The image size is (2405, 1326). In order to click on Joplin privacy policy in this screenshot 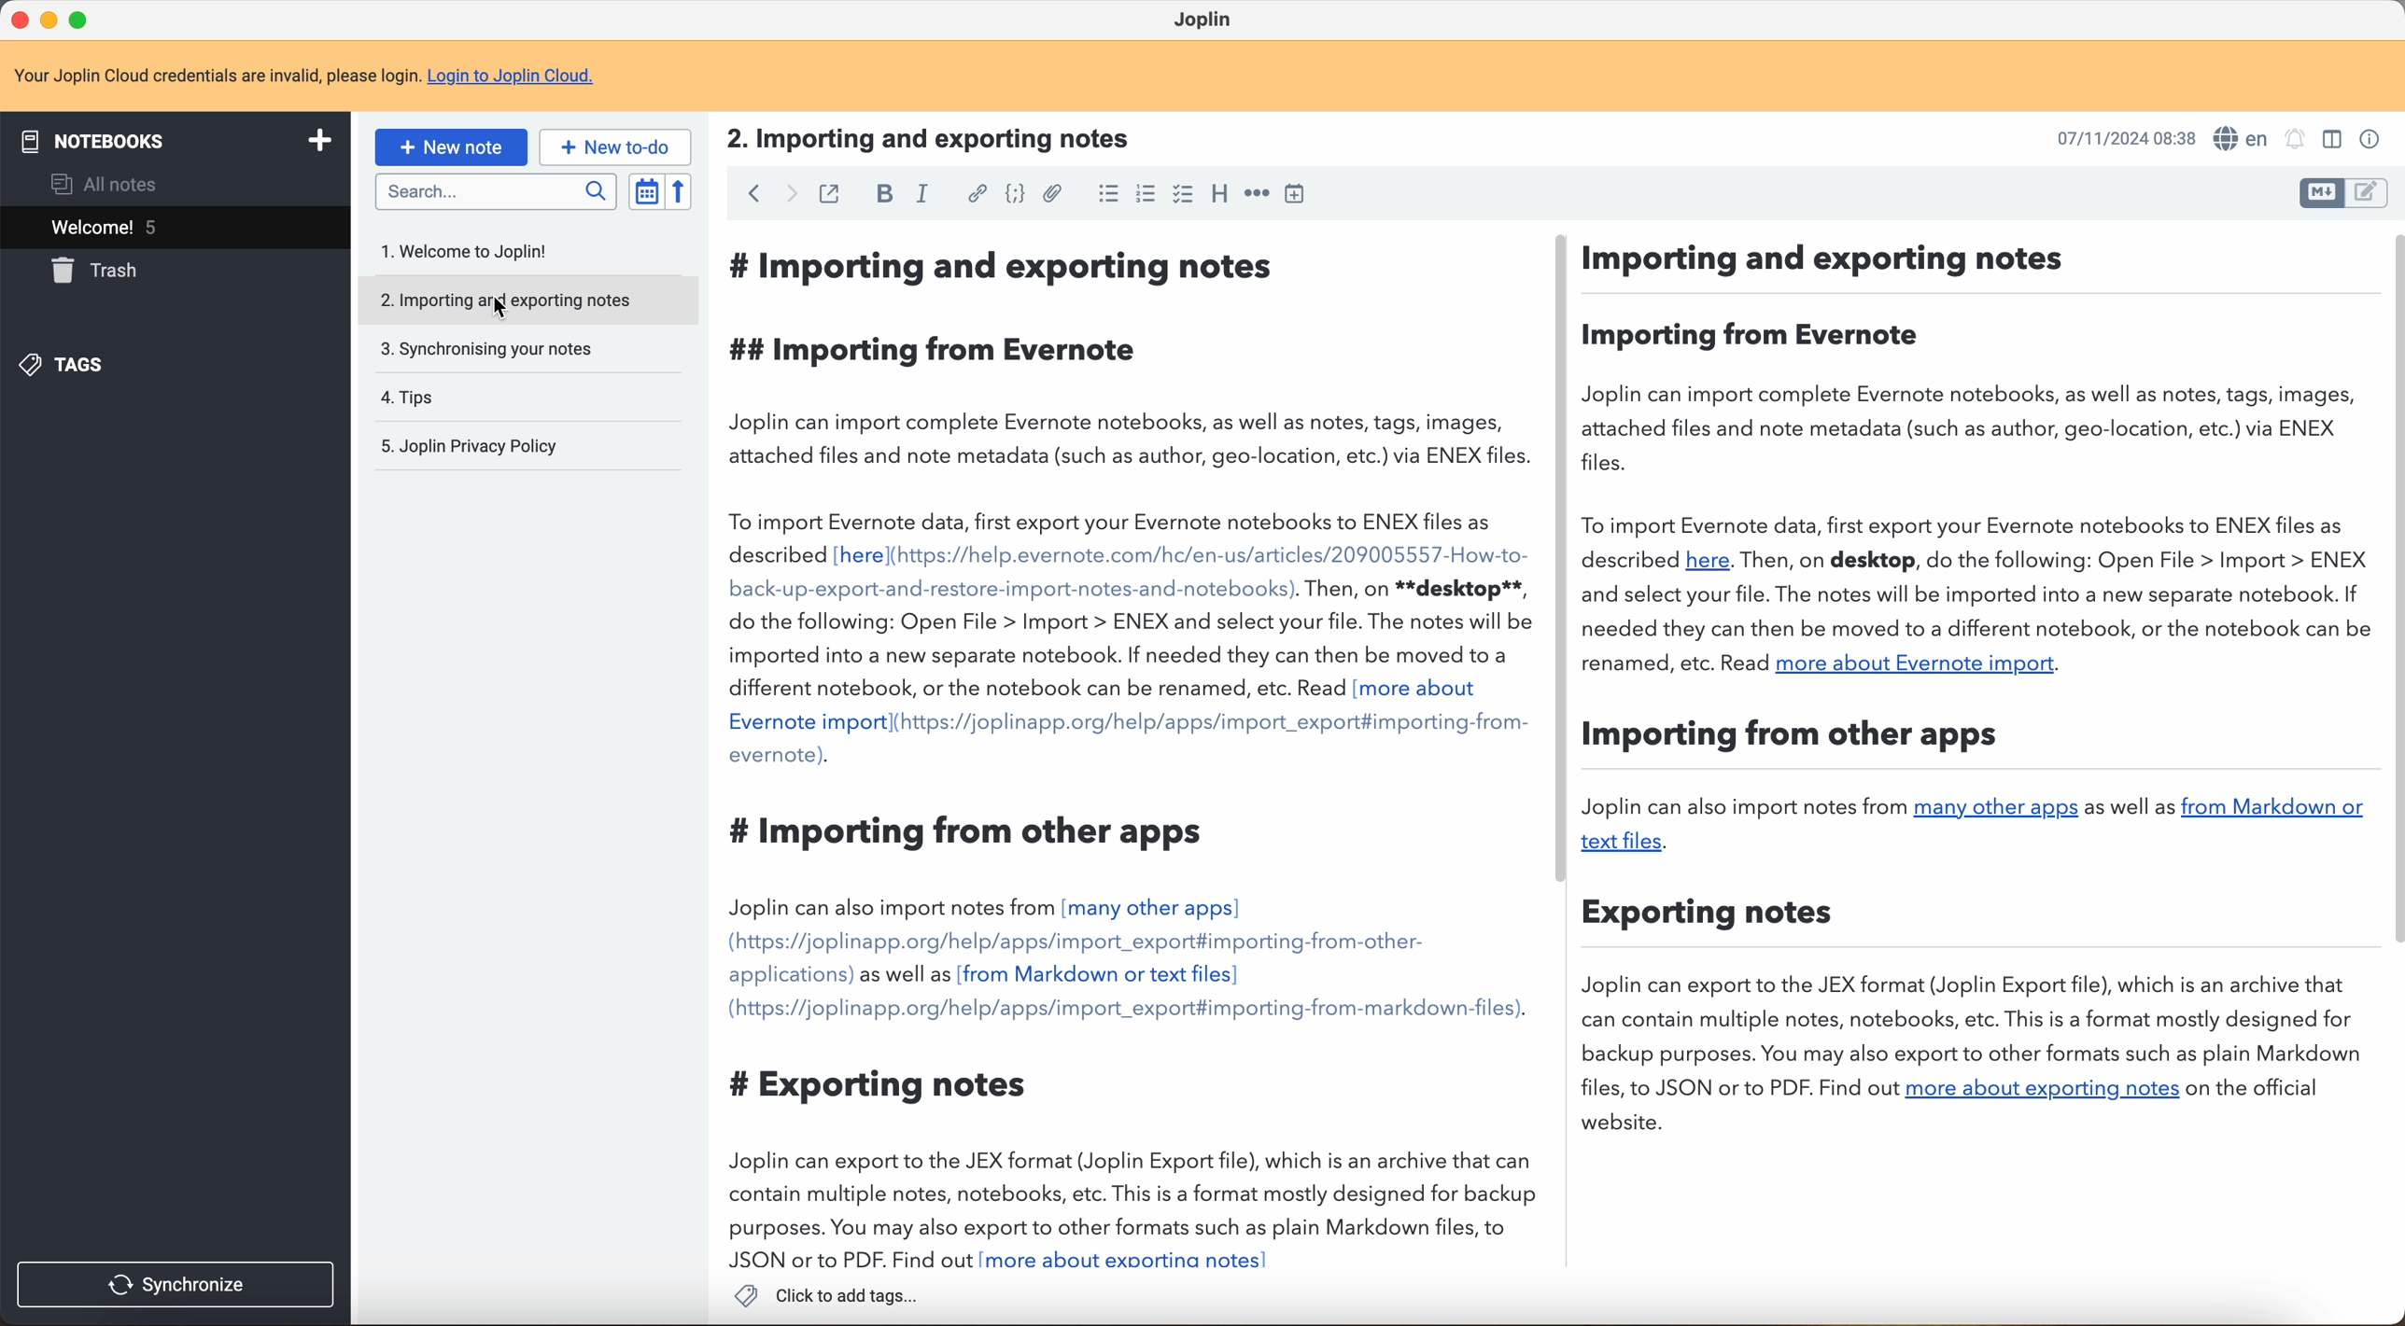, I will do `click(461, 445)`.